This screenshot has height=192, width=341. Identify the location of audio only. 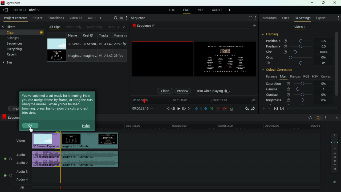
(94, 27).